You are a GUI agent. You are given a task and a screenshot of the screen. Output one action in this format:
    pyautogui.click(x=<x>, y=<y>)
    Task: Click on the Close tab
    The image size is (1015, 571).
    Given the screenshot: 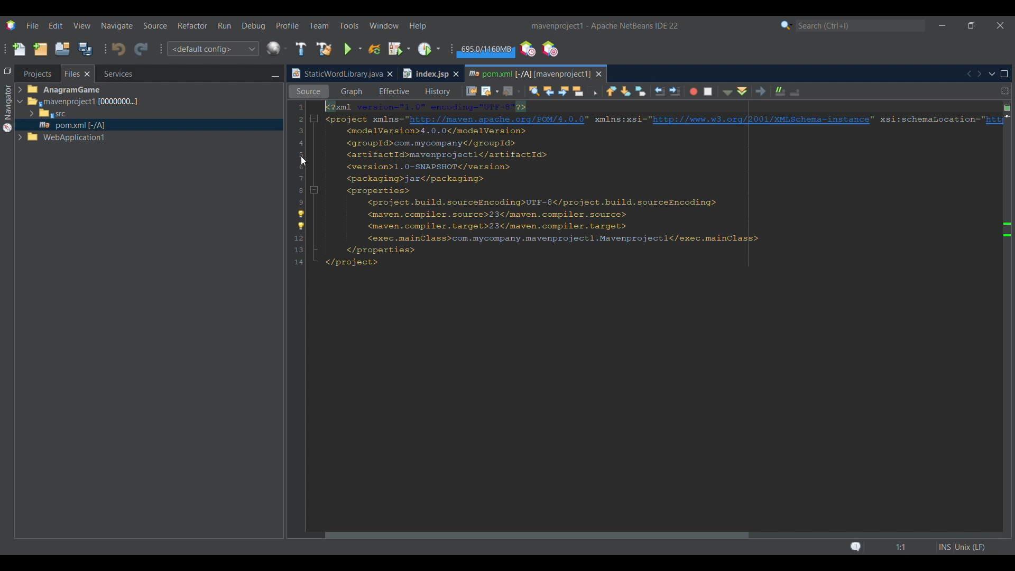 What is the action you would take?
    pyautogui.click(x=390, y=74)
    